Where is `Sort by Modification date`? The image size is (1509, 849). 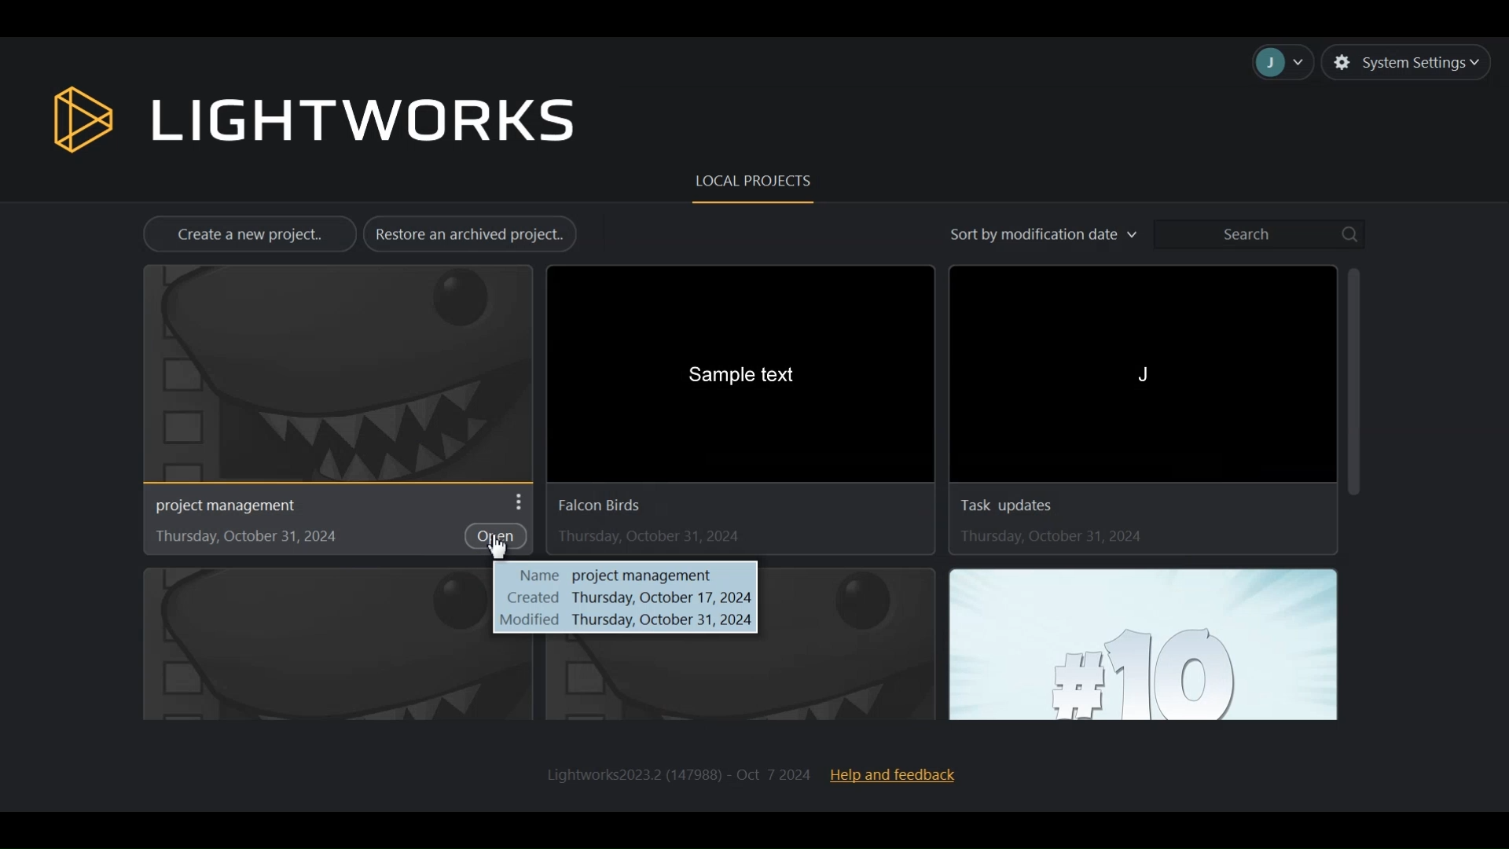 Sort by Modification date is located at coordinates (1045, 237).